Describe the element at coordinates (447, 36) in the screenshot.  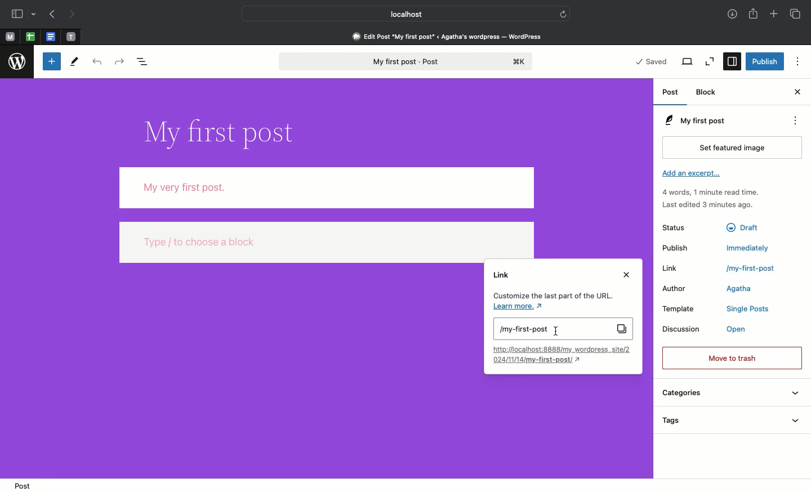
I see `Edit post 'my first post' < agatha's wordpress - wordpress` at that location.